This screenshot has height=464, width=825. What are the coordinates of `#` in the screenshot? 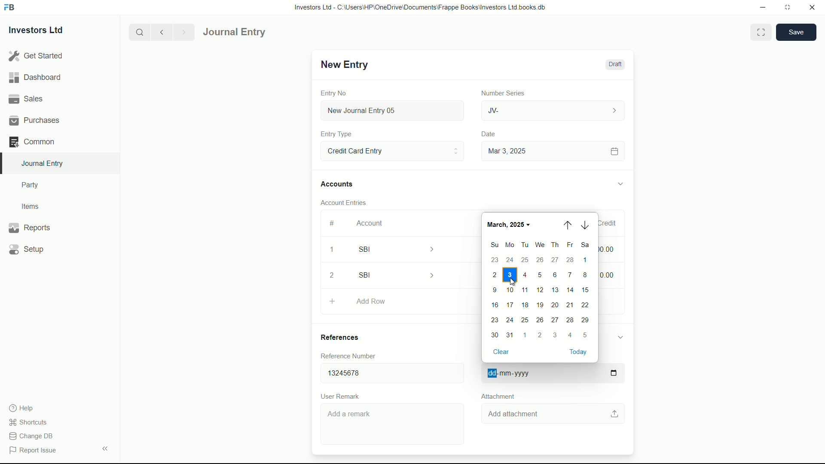 It's located at (333, 223).